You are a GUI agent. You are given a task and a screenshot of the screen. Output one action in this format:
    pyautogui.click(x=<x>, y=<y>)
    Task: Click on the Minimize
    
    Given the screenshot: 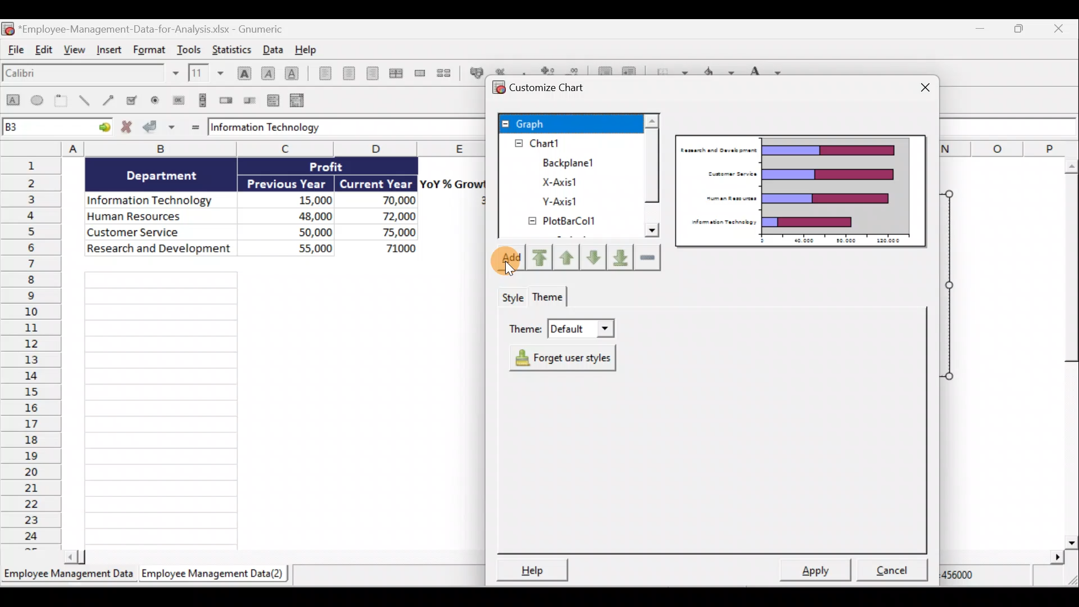 What is the action you would take?
    pyautogui.click(x=980, y=29)
    